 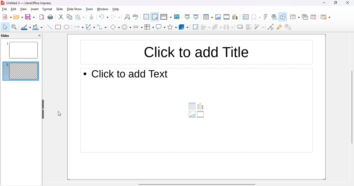 I want to click on logo, so click(x=3, y=3).